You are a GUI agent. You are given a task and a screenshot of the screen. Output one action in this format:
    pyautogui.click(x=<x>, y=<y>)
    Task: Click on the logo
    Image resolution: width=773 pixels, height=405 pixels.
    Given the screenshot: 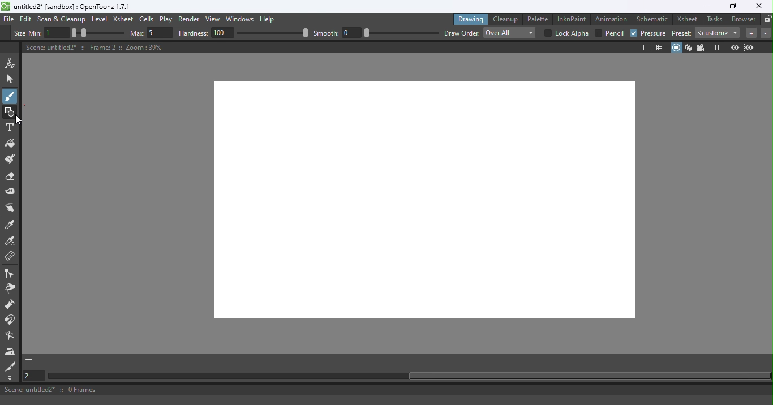 What is the action you would take?
    pyautogui.click(x=6, y=6)
    